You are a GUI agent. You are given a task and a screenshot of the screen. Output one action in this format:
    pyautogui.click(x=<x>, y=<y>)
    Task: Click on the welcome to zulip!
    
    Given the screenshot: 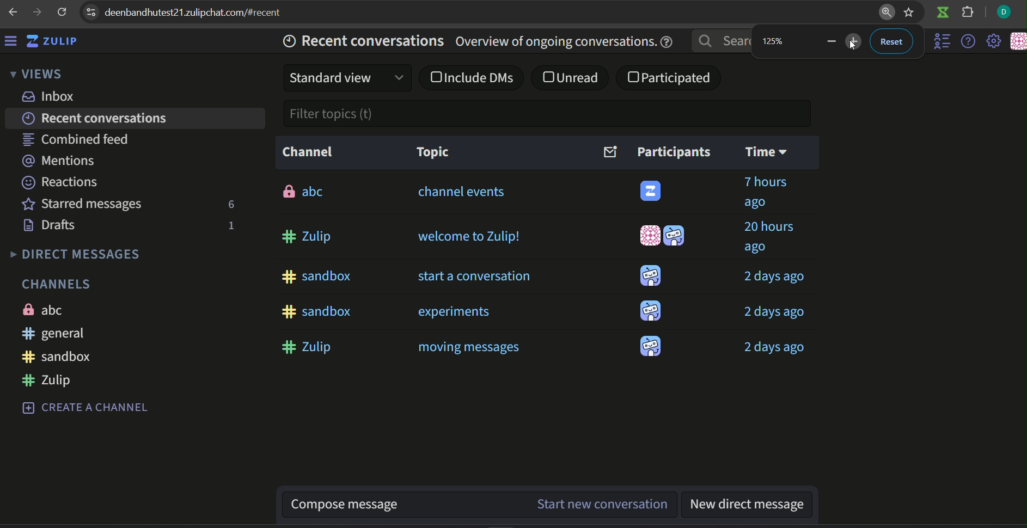 What is the action you would take?
    pyautogui.click(x=468, y=237)
    